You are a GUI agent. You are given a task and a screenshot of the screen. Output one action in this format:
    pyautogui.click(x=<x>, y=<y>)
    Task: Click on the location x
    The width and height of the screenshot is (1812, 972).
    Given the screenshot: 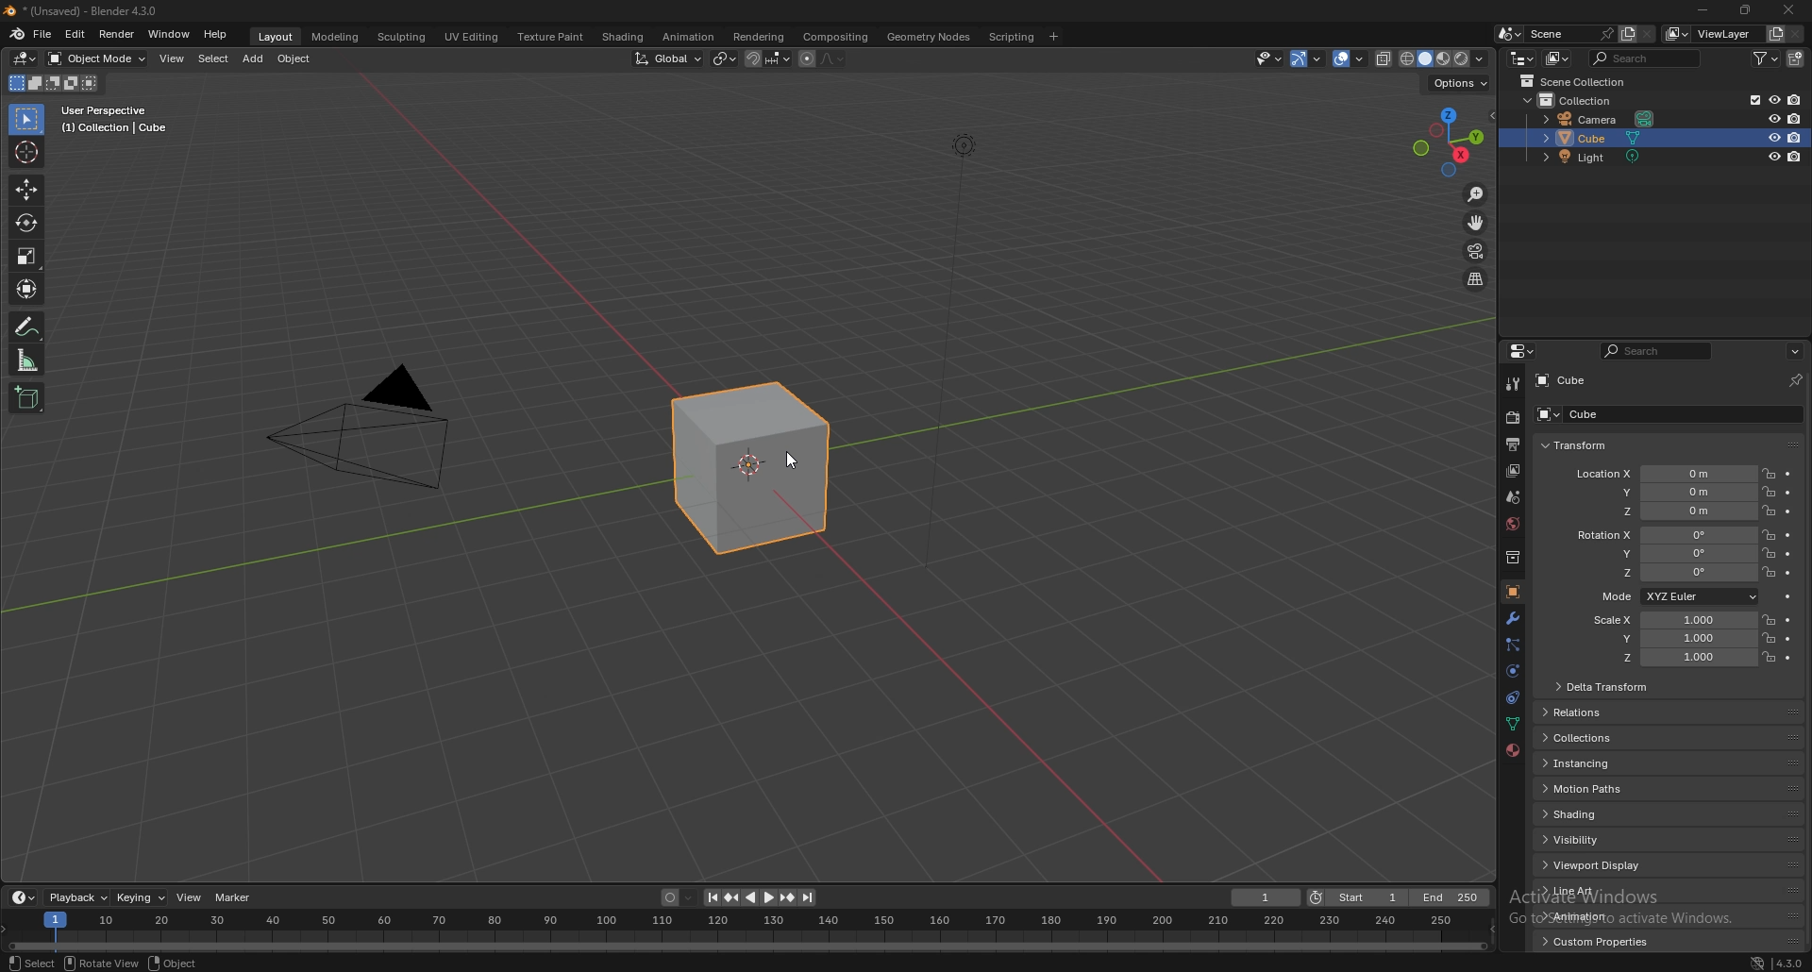 What is the action you would take?
    pyautogui.click(x=1664, y=475)
    